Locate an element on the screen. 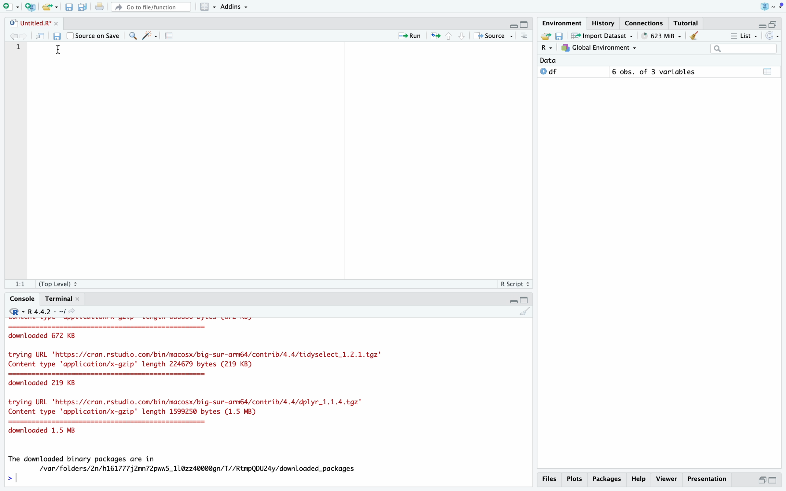 The width and height of the screenshot is (786, 491). Clear is located at coordinates (695, 36).